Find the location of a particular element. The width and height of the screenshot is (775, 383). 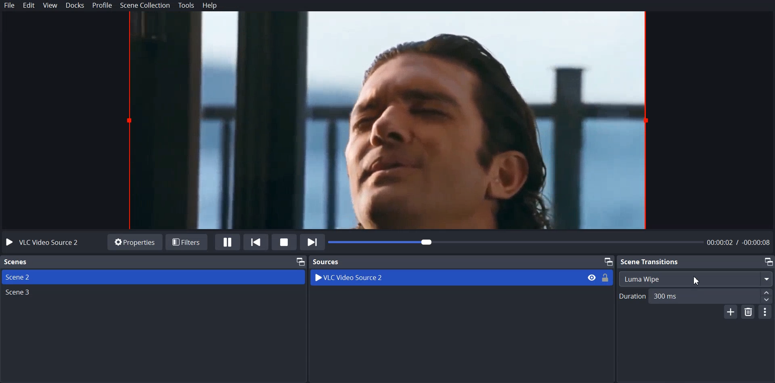

300ms is located at coordinates (682, 296).